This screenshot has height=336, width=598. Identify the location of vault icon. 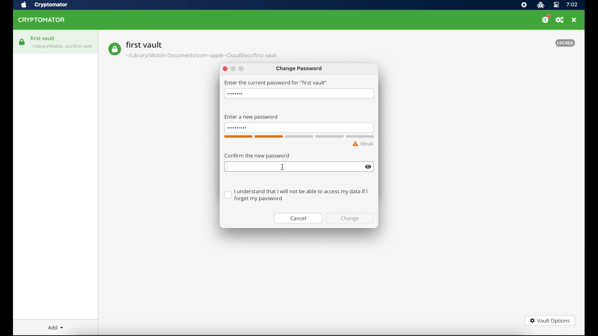
(114, 49).